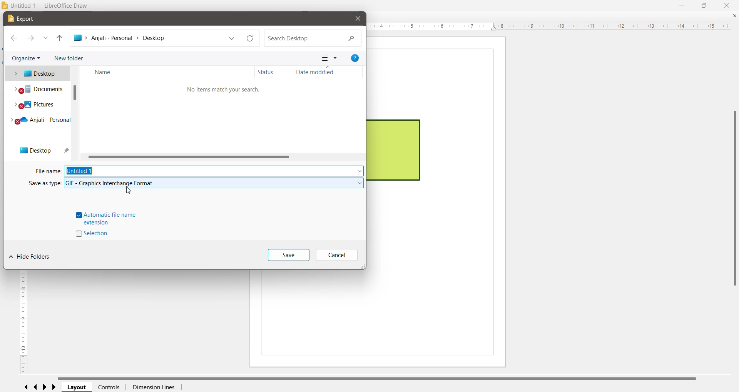 The width and height of the screenshot is (739, 392). Describe the element at coordinates (214, 170) in the screenshot. I see `Set required file name` at that location.